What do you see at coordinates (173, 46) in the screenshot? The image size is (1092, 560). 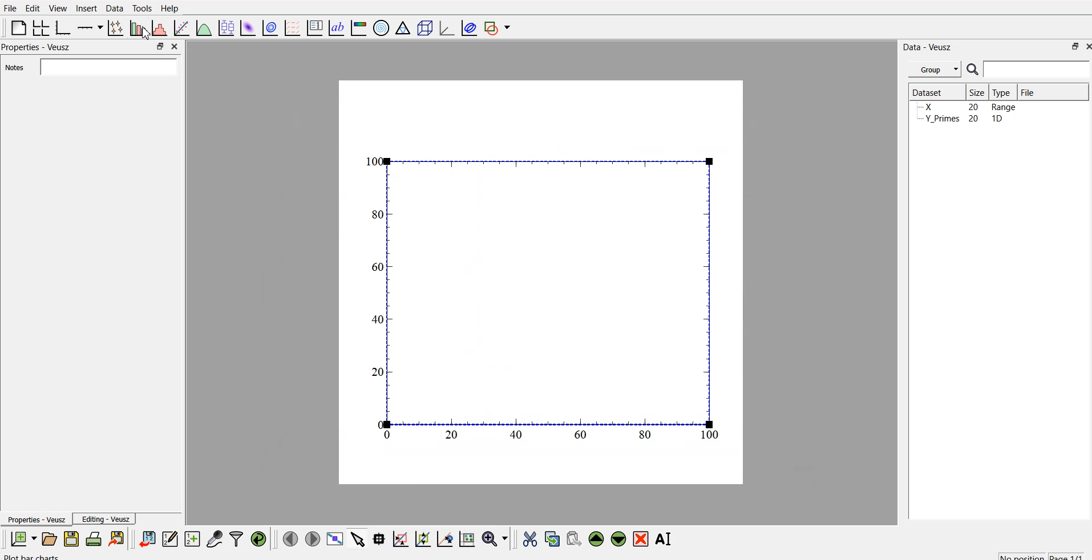 I see `close` at bounding box center [173, 46].